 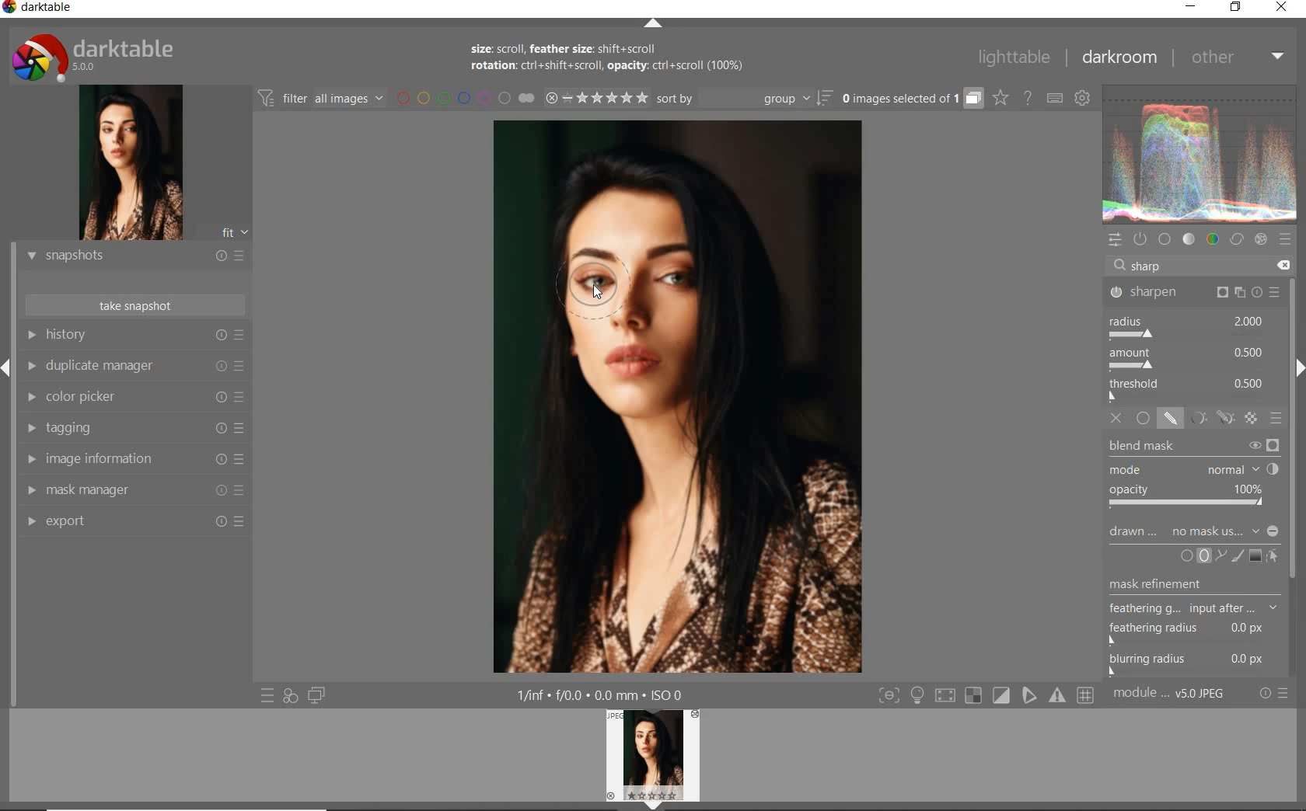 What do you see at coordinates (1237, 240) in the screenshot?
I see `correct` at bounding box center [1237, 240].